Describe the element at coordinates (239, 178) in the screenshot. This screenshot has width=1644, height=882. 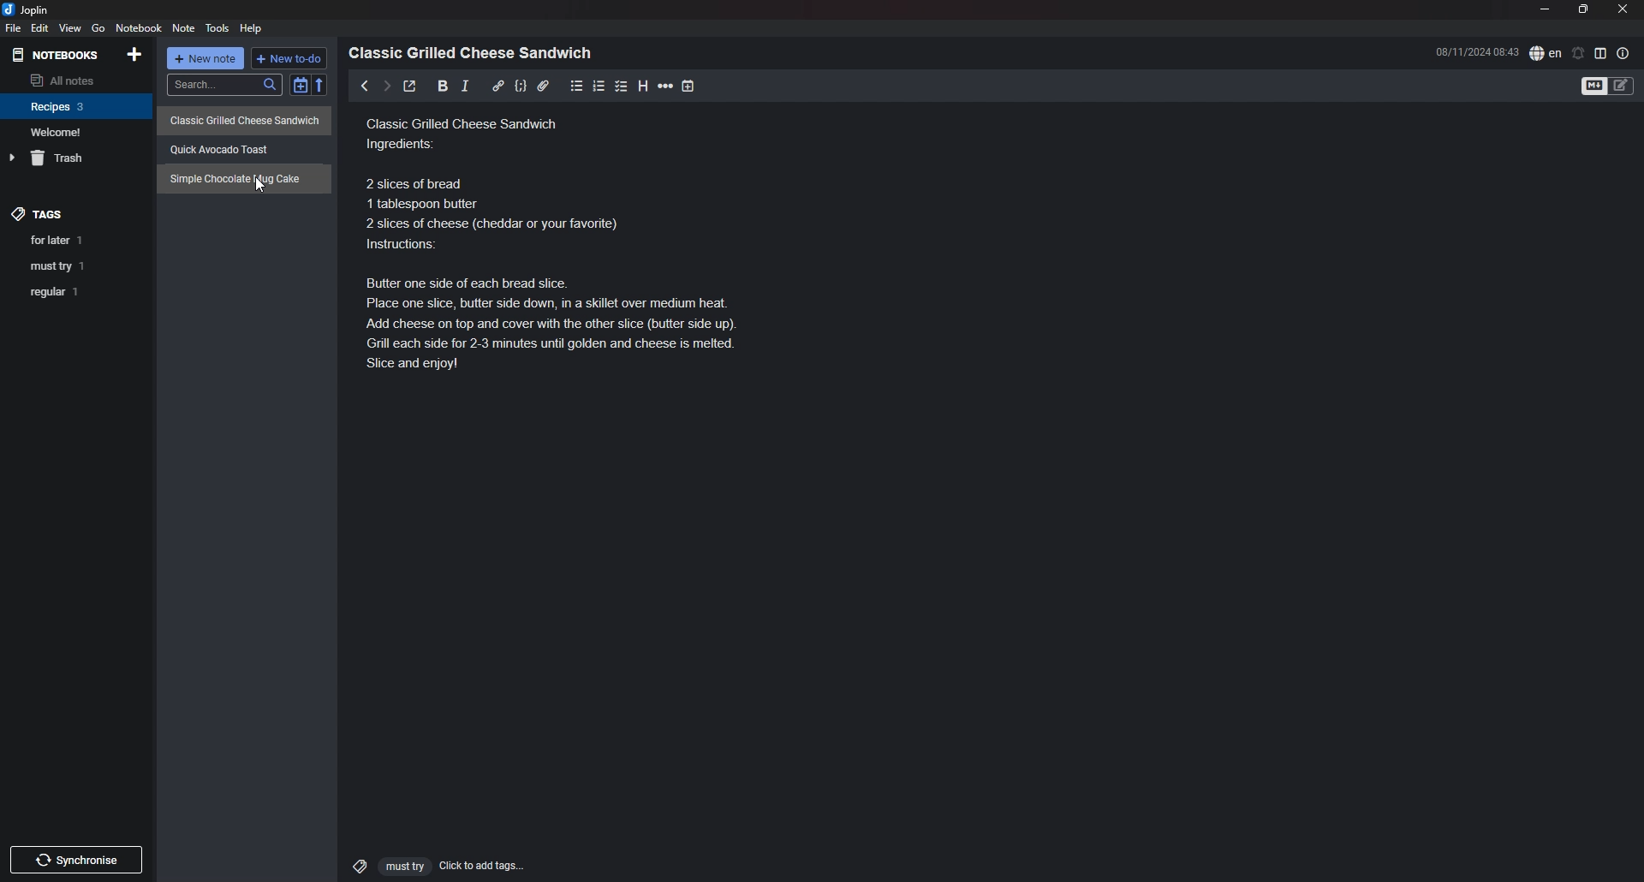
I see `‘Simple Chocolate mug Cake` at that location.